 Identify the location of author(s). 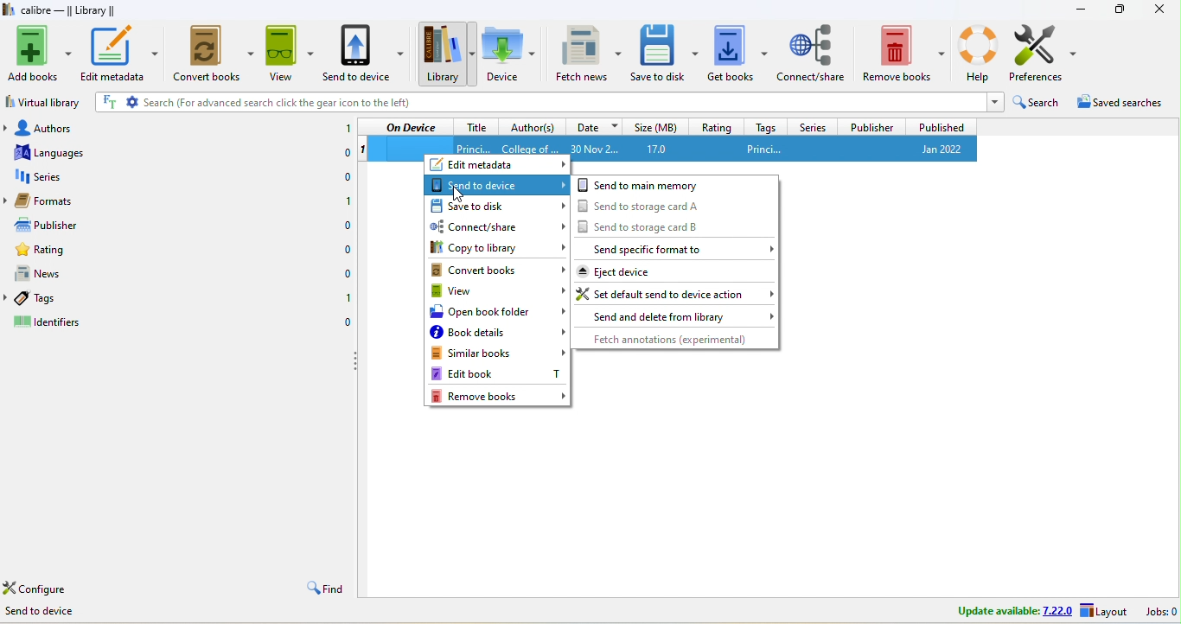
(533, 126).